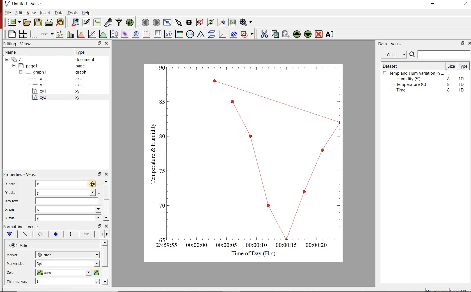  What do you see at coordinates (40, 72) in the screenshot?
I see `graph` at bounding box center [40, 72].